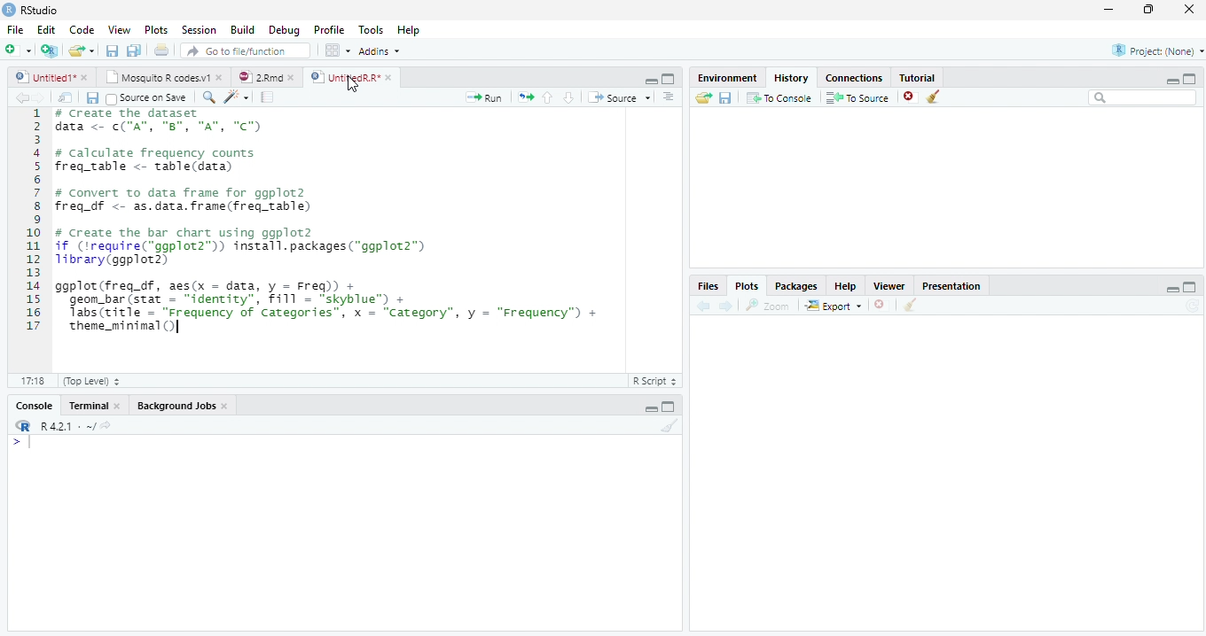 The height and width of the screenshot is (636, 1206). What do you see at coordinates (199, 31) in the screenshot?
I see `Session` at bounding box center [199, 31].